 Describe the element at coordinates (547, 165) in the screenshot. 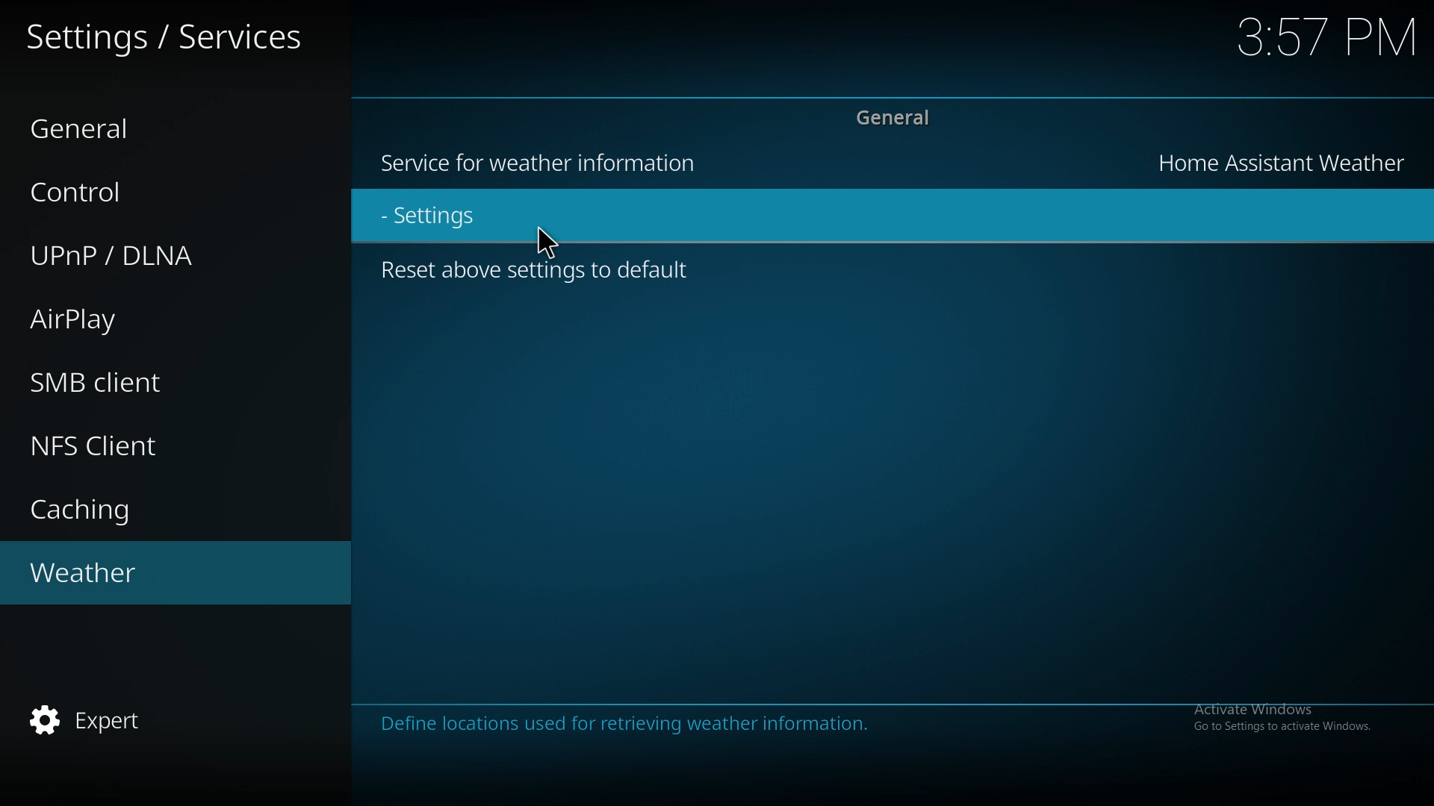

I see `service for weather information` at that location.